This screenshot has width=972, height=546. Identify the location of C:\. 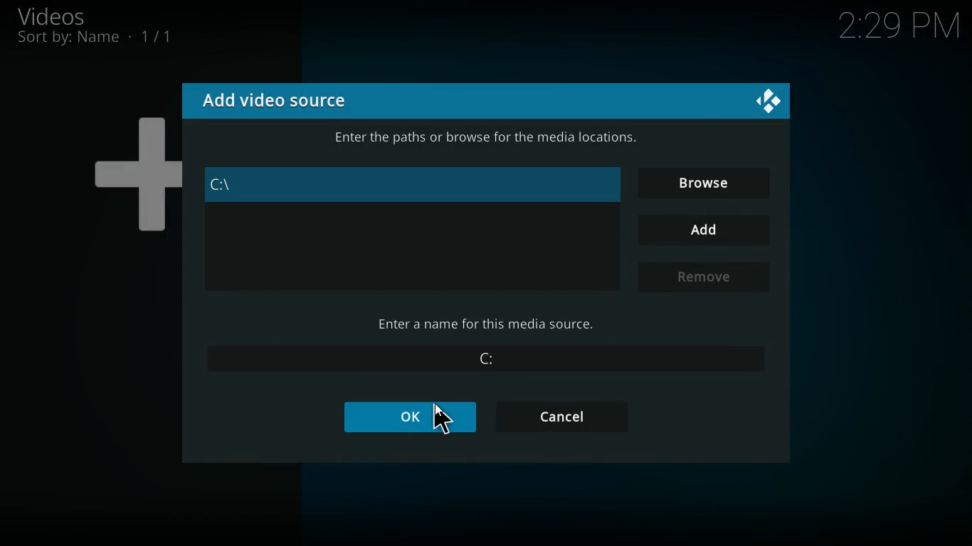
(405, 184).